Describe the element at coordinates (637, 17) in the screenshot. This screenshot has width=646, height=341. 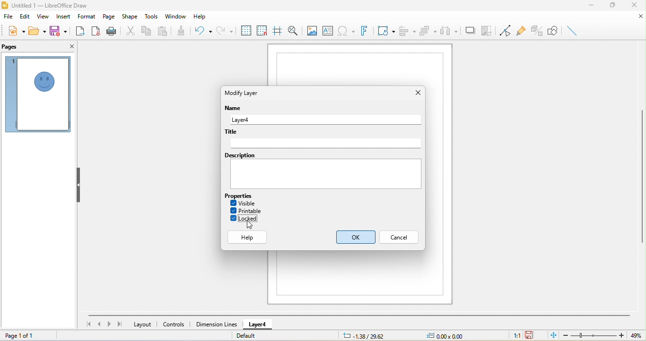
I see `close` at that location.